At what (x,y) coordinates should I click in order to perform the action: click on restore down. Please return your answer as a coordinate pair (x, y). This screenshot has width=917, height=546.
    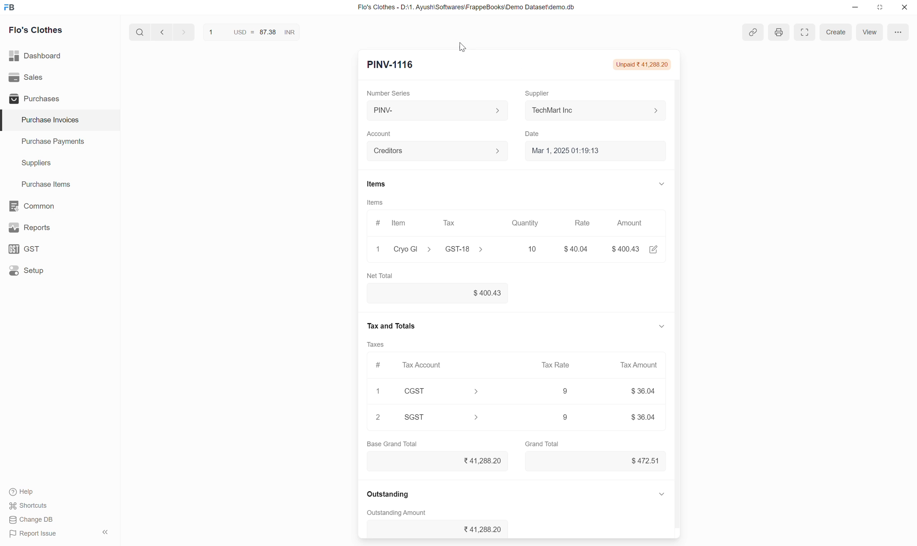
    Looking at the image, I should click on (879, 9).